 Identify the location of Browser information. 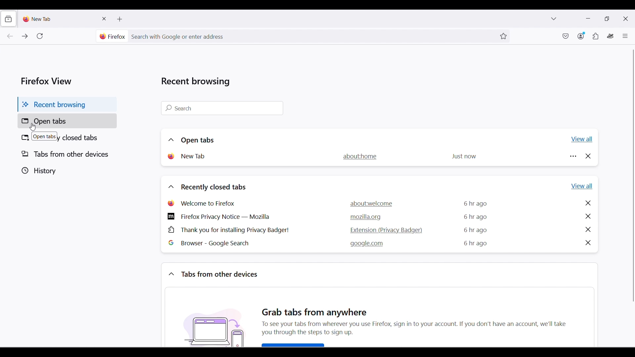
(112, 36).